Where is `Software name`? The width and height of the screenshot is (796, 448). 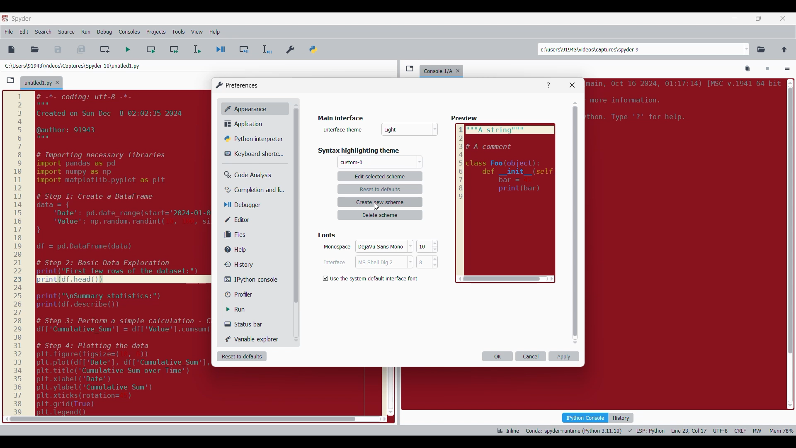
Software name is located at coordinates (22, 19).